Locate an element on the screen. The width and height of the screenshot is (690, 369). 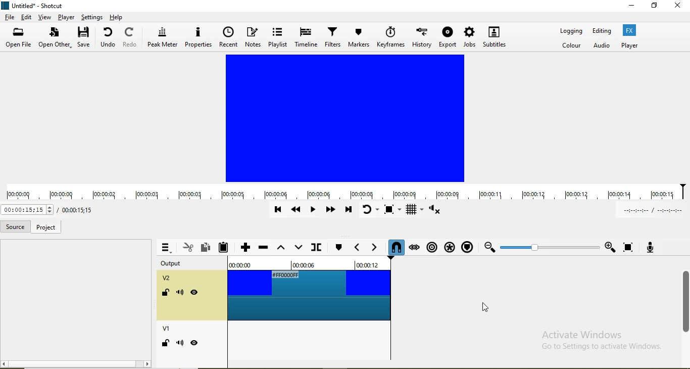
Append is located at coordinates (245, 248).